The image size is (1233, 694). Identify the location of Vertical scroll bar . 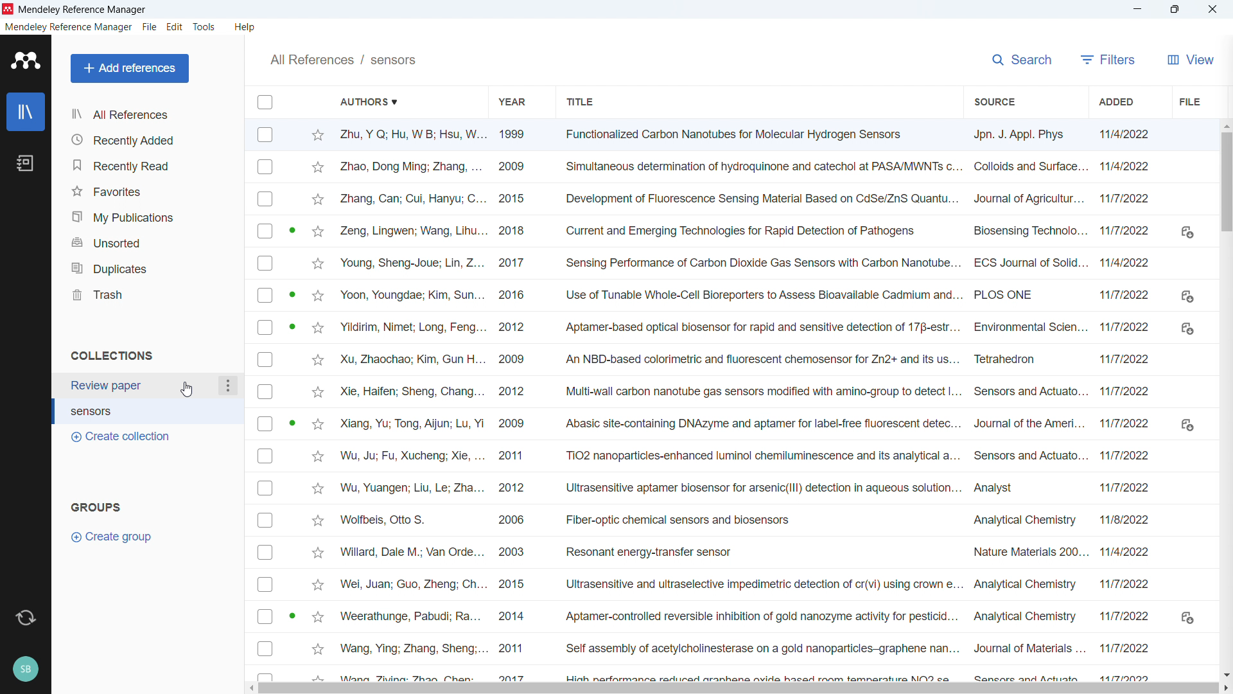
(1227, 181).